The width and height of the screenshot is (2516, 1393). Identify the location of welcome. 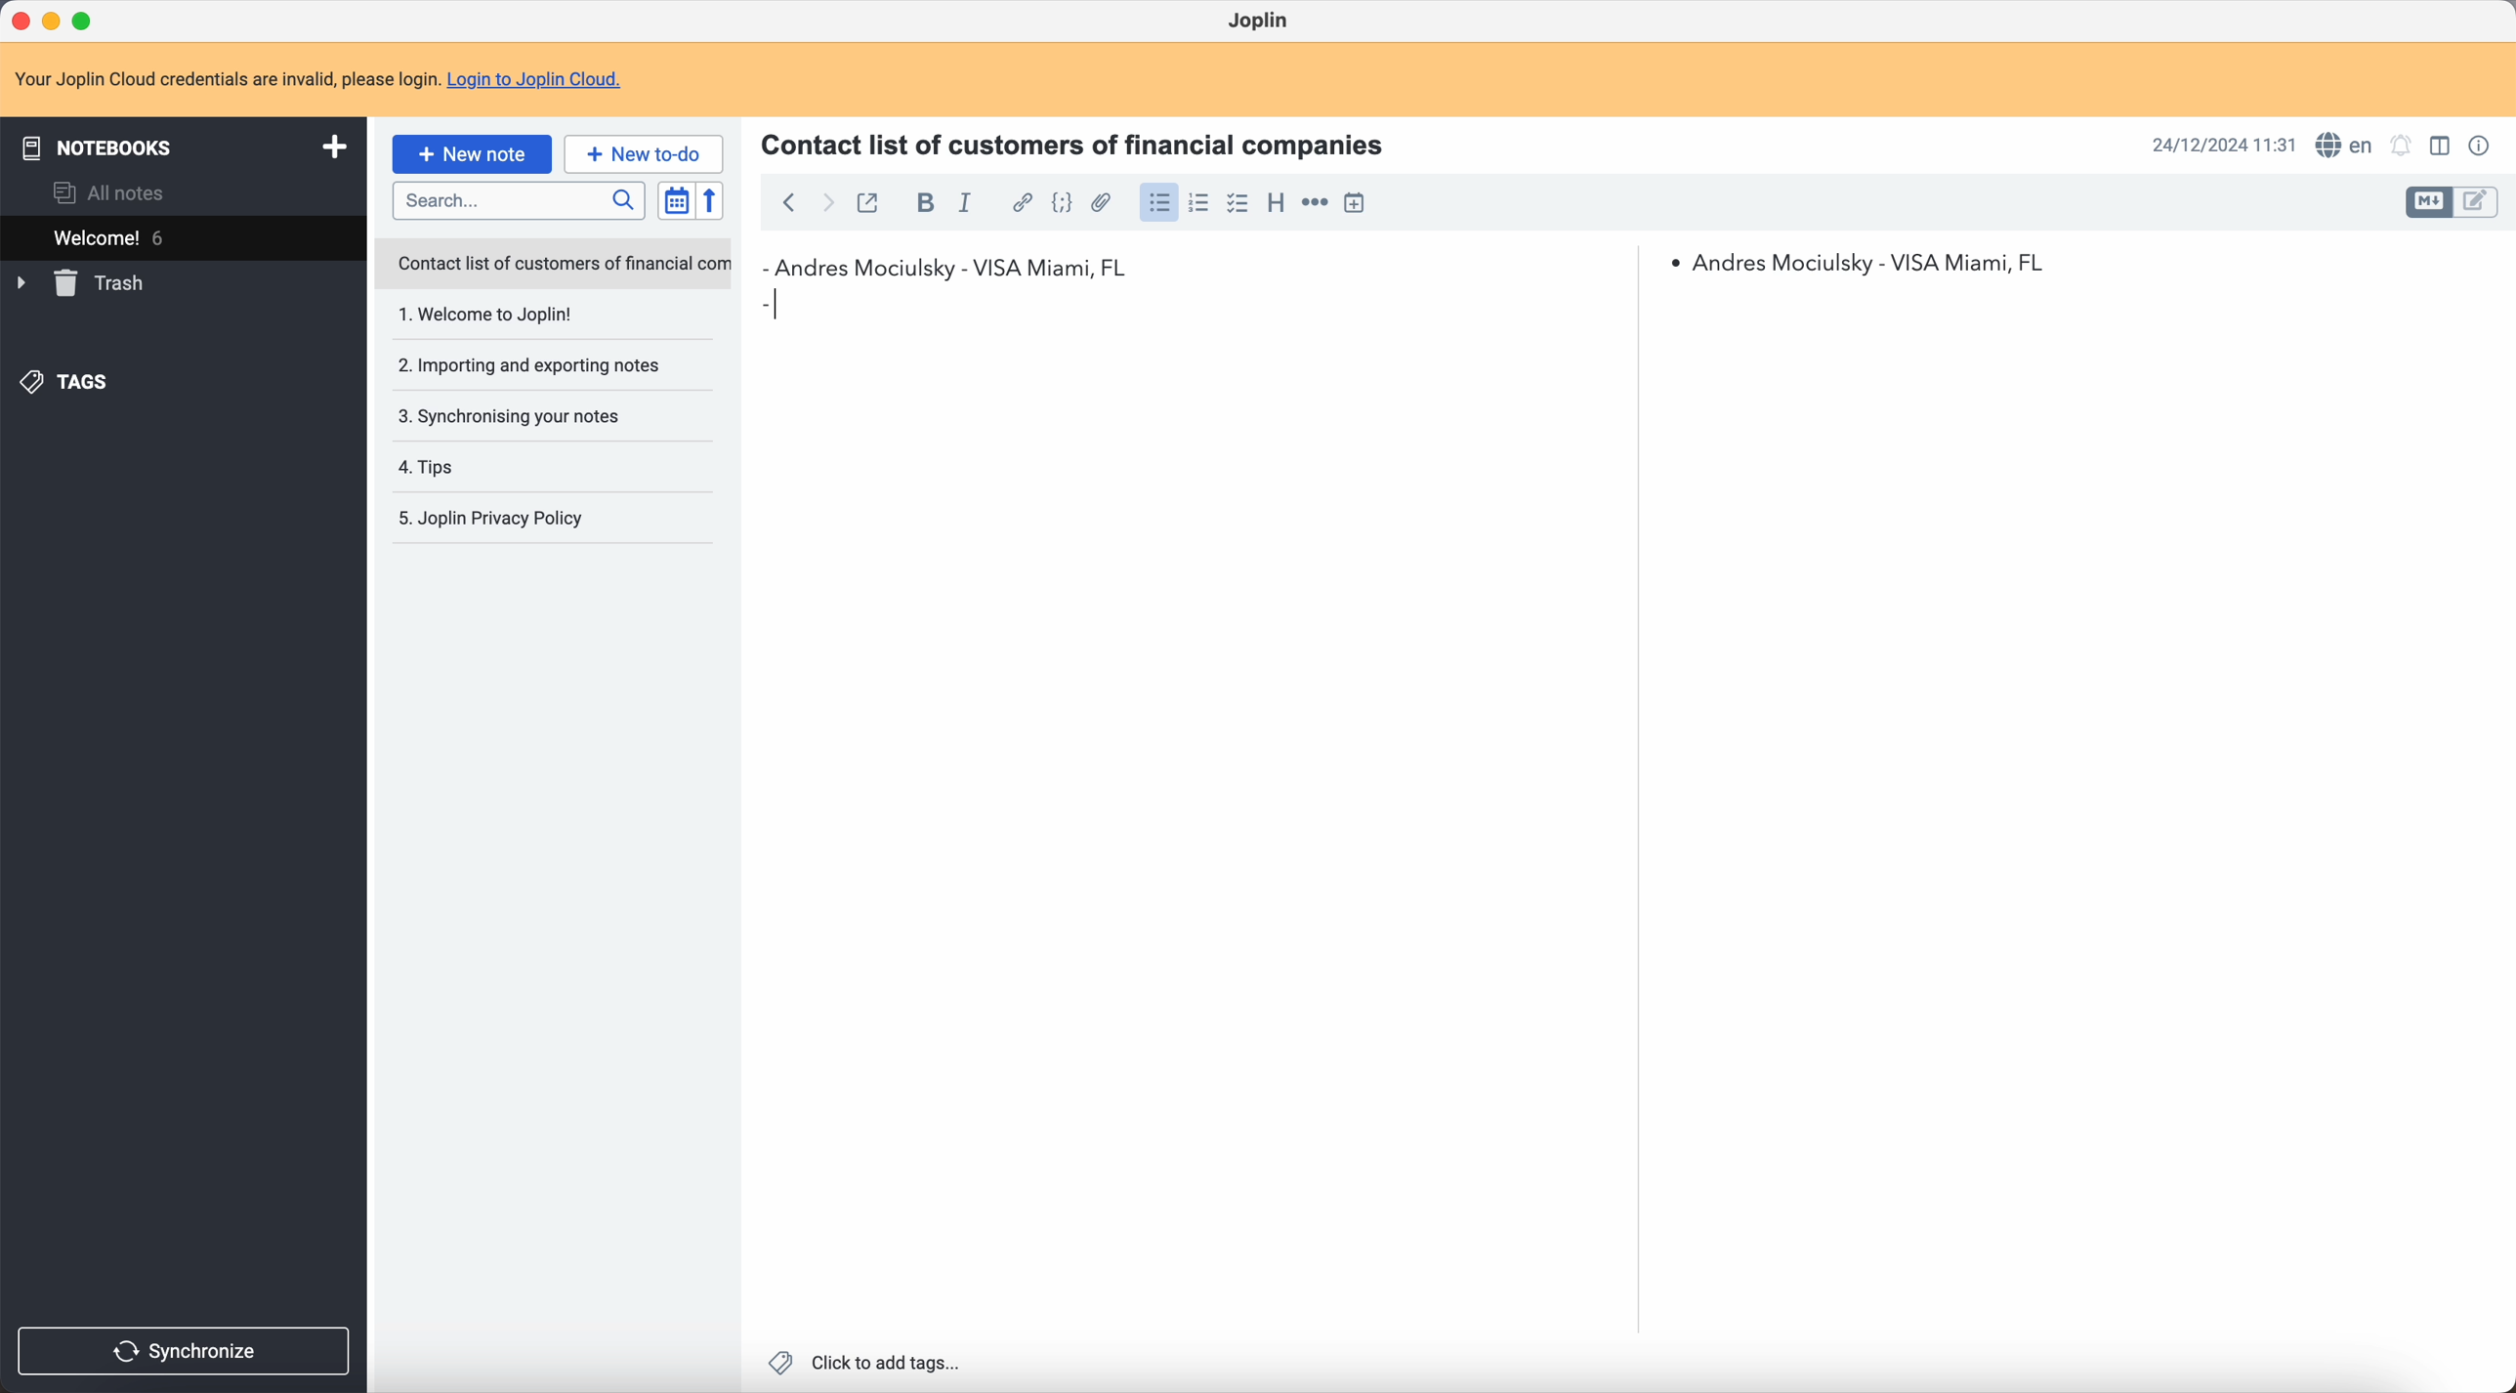
(165, 236).